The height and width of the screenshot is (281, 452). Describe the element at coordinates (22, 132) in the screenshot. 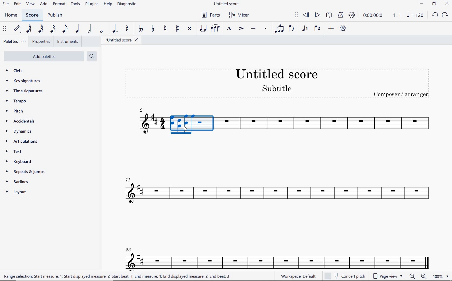

I see `DYNAMICS` at that location.